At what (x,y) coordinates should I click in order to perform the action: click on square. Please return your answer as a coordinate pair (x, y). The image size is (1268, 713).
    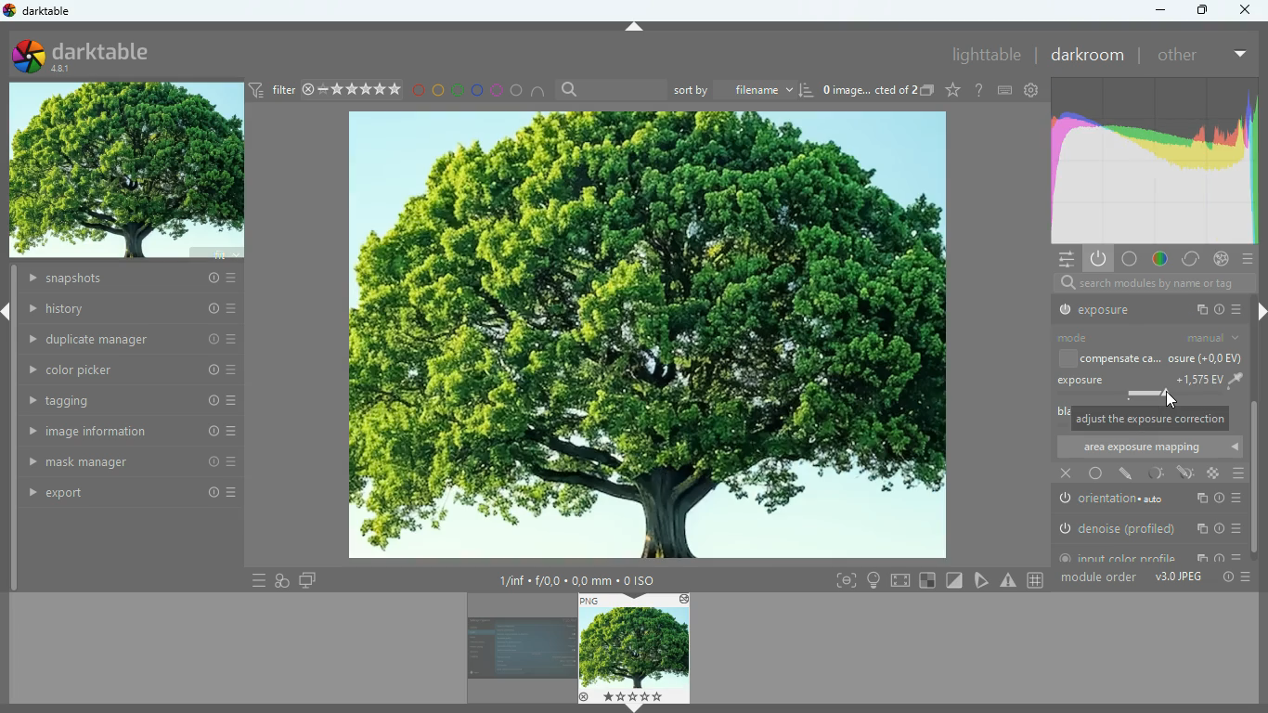
    Looking at the image, I should click on (928, 579).